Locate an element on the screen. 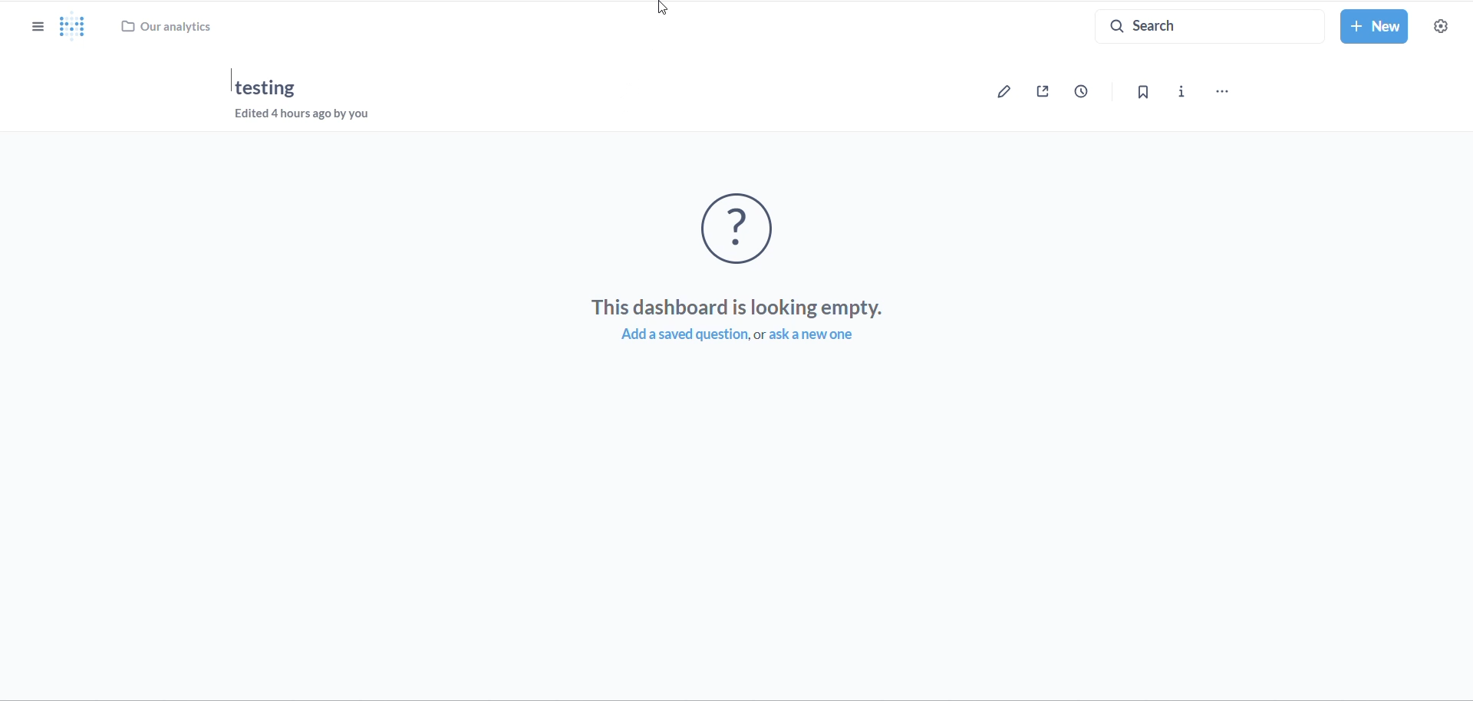  metabase logo is located at coordinates (72, 26).